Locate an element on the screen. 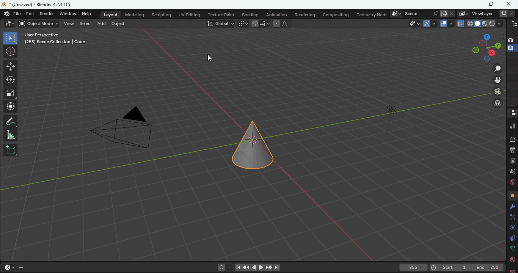  Modifiers is located at coordinates (512, 206).